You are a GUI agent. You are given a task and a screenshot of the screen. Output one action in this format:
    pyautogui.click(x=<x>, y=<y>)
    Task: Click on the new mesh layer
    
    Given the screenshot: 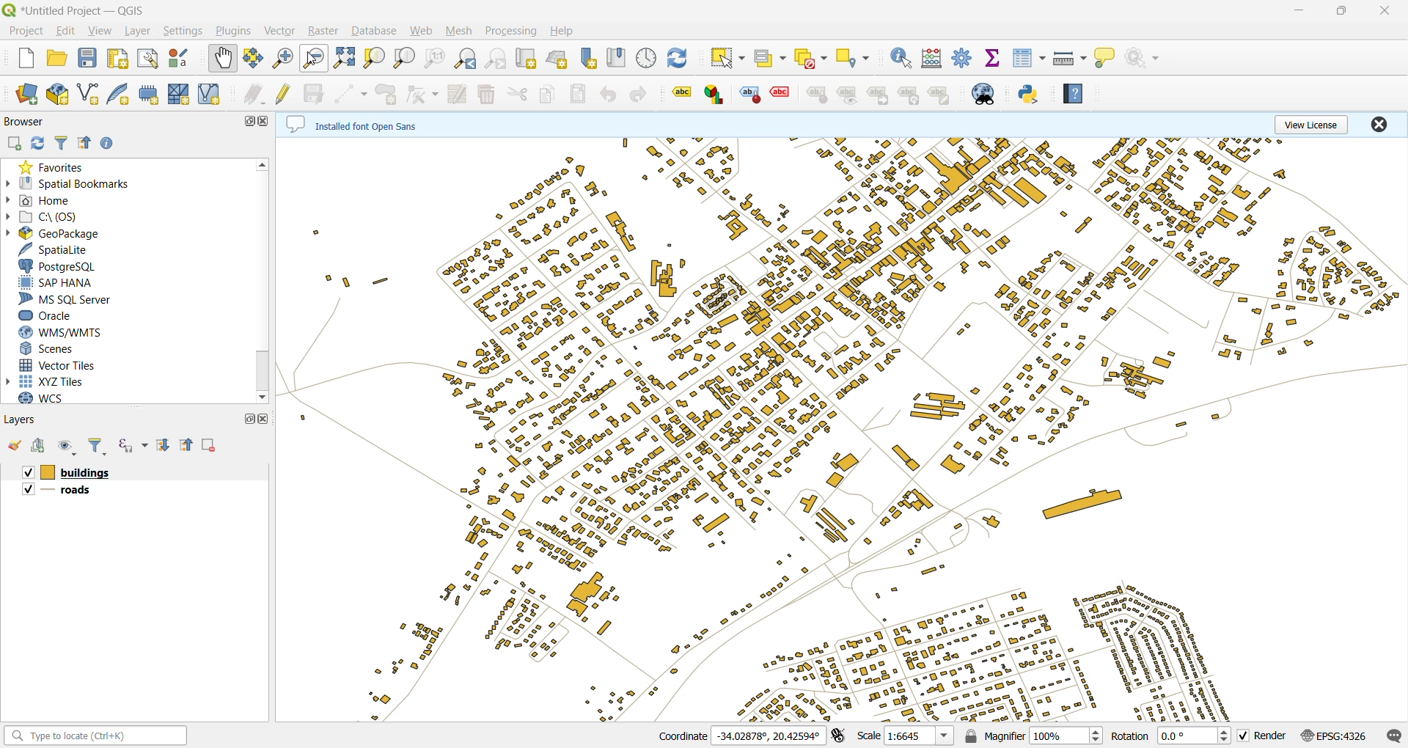 What is the action you would take?
    pyautogui.click(x=181, y=92)
    